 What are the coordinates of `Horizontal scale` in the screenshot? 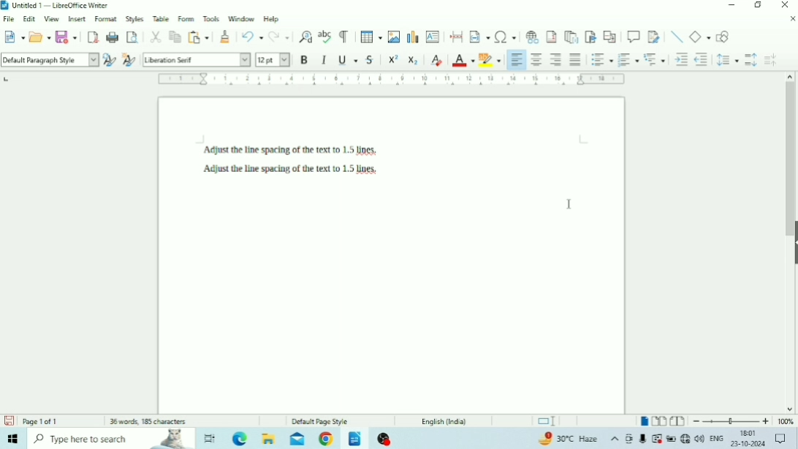 It's located at (391, 79).